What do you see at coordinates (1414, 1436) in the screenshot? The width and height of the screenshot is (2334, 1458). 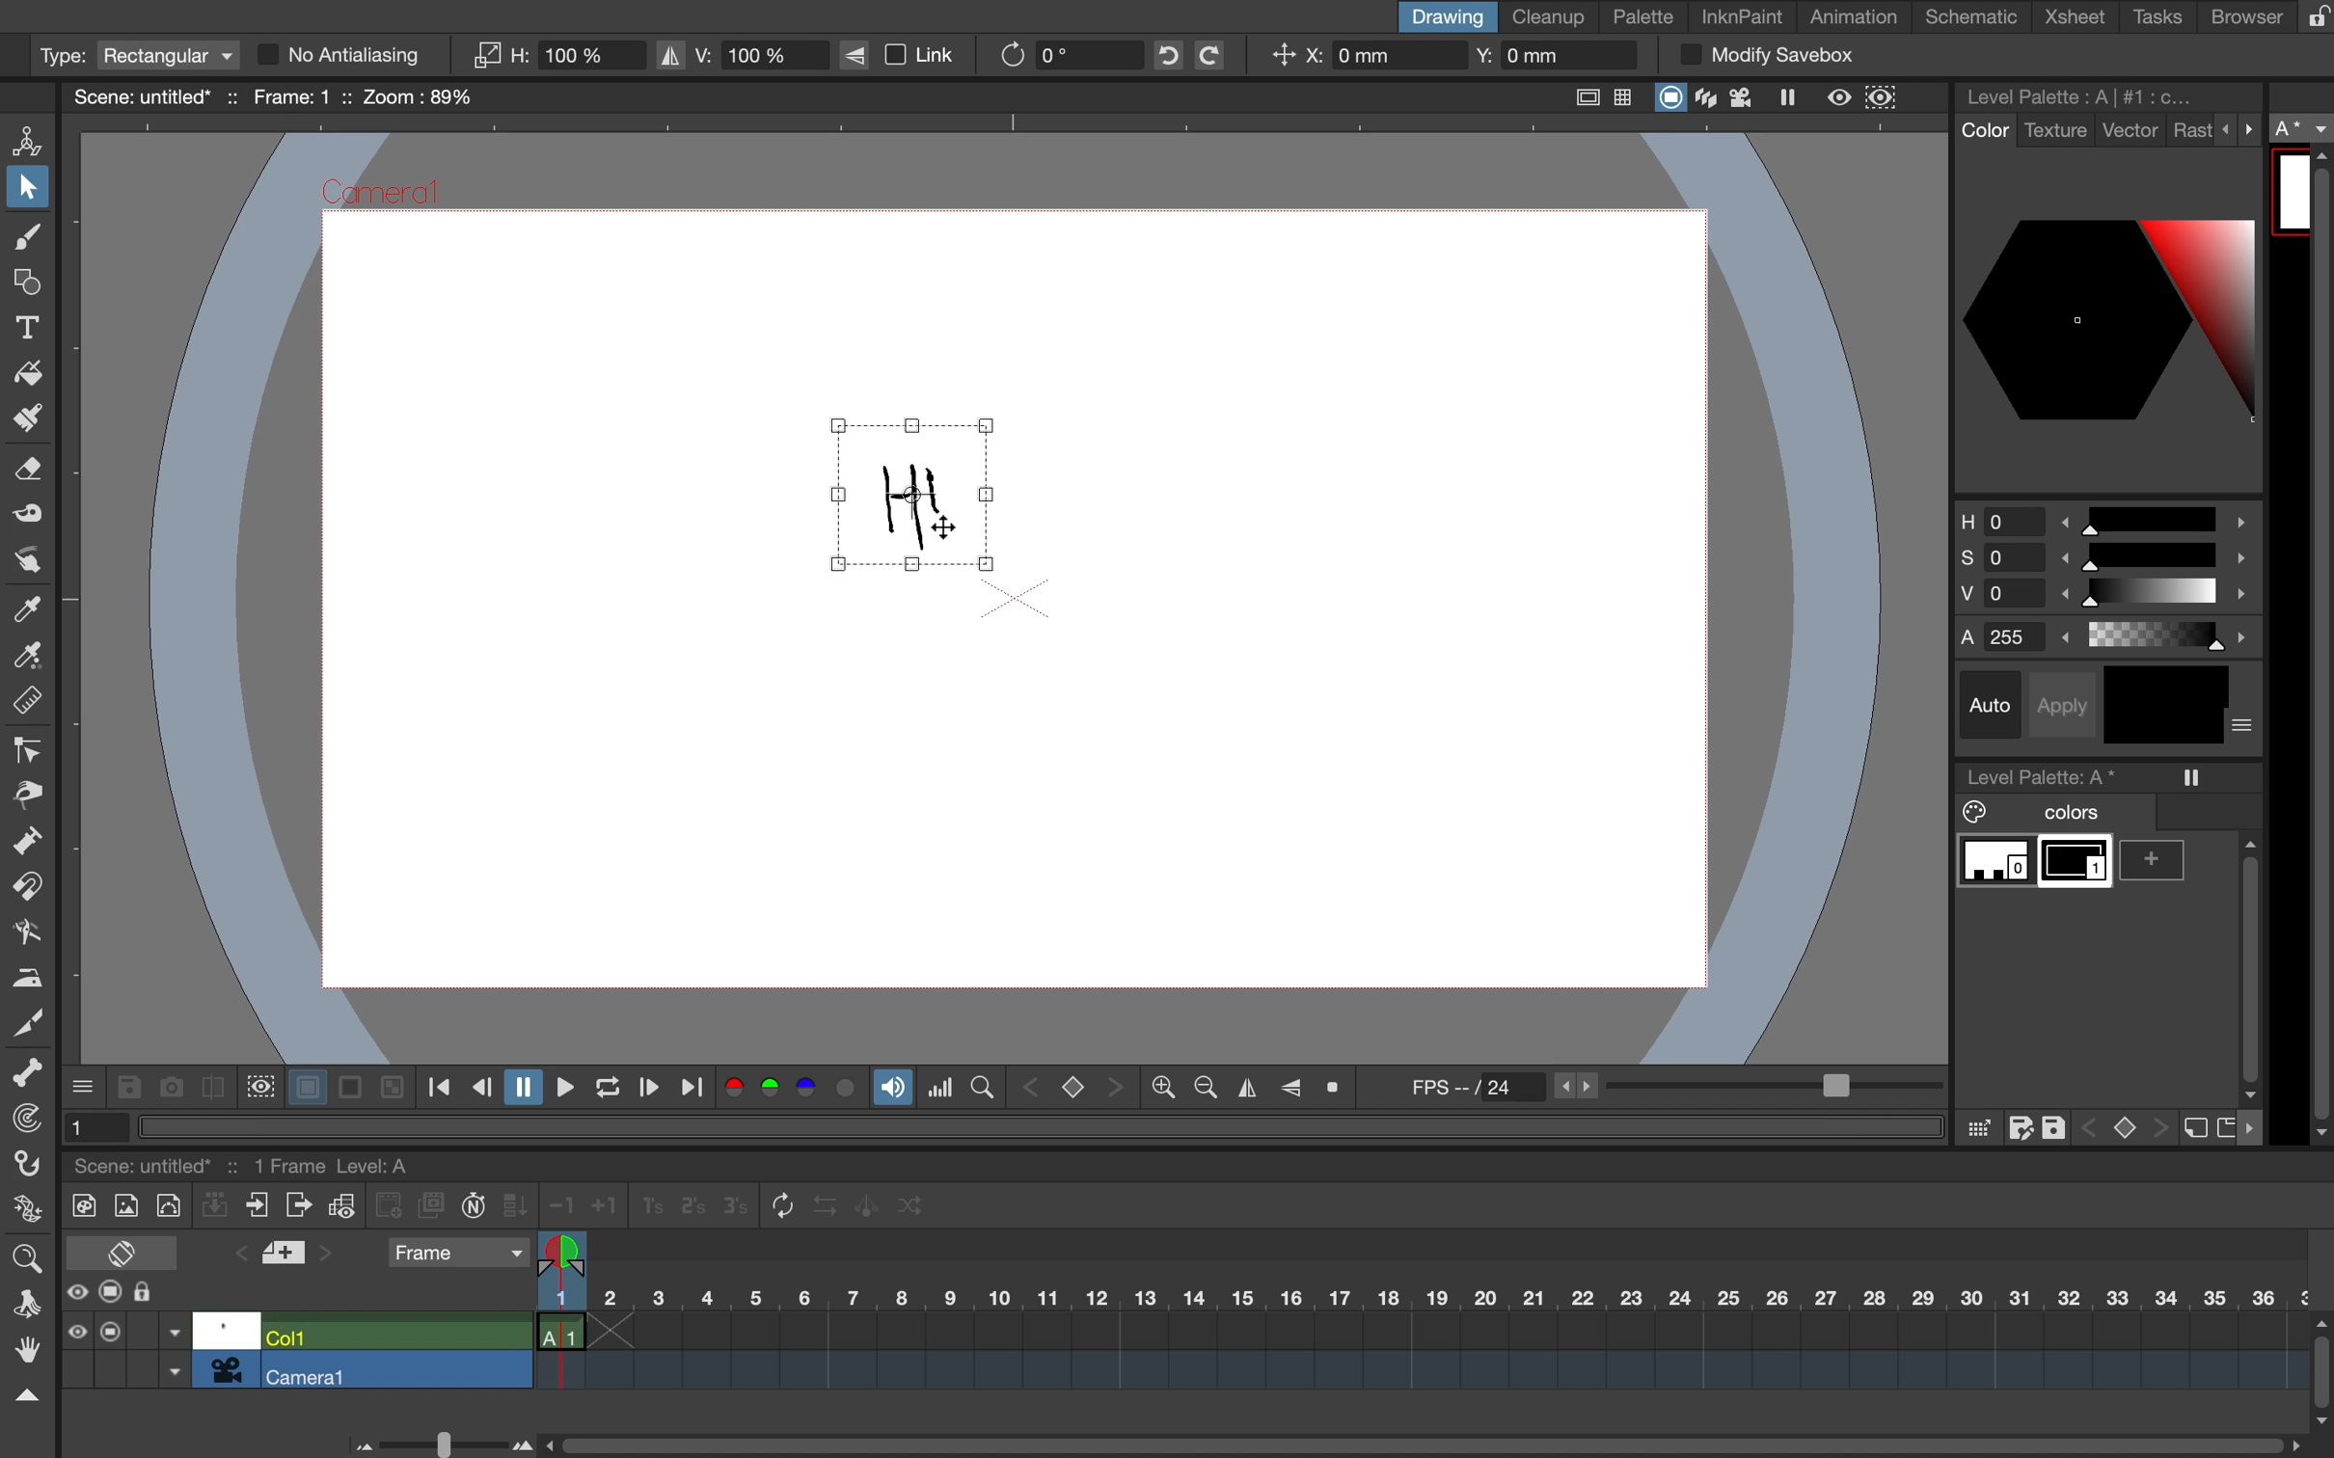 I see `horizontal scroll bar` at bounding box center [1414, 1436].